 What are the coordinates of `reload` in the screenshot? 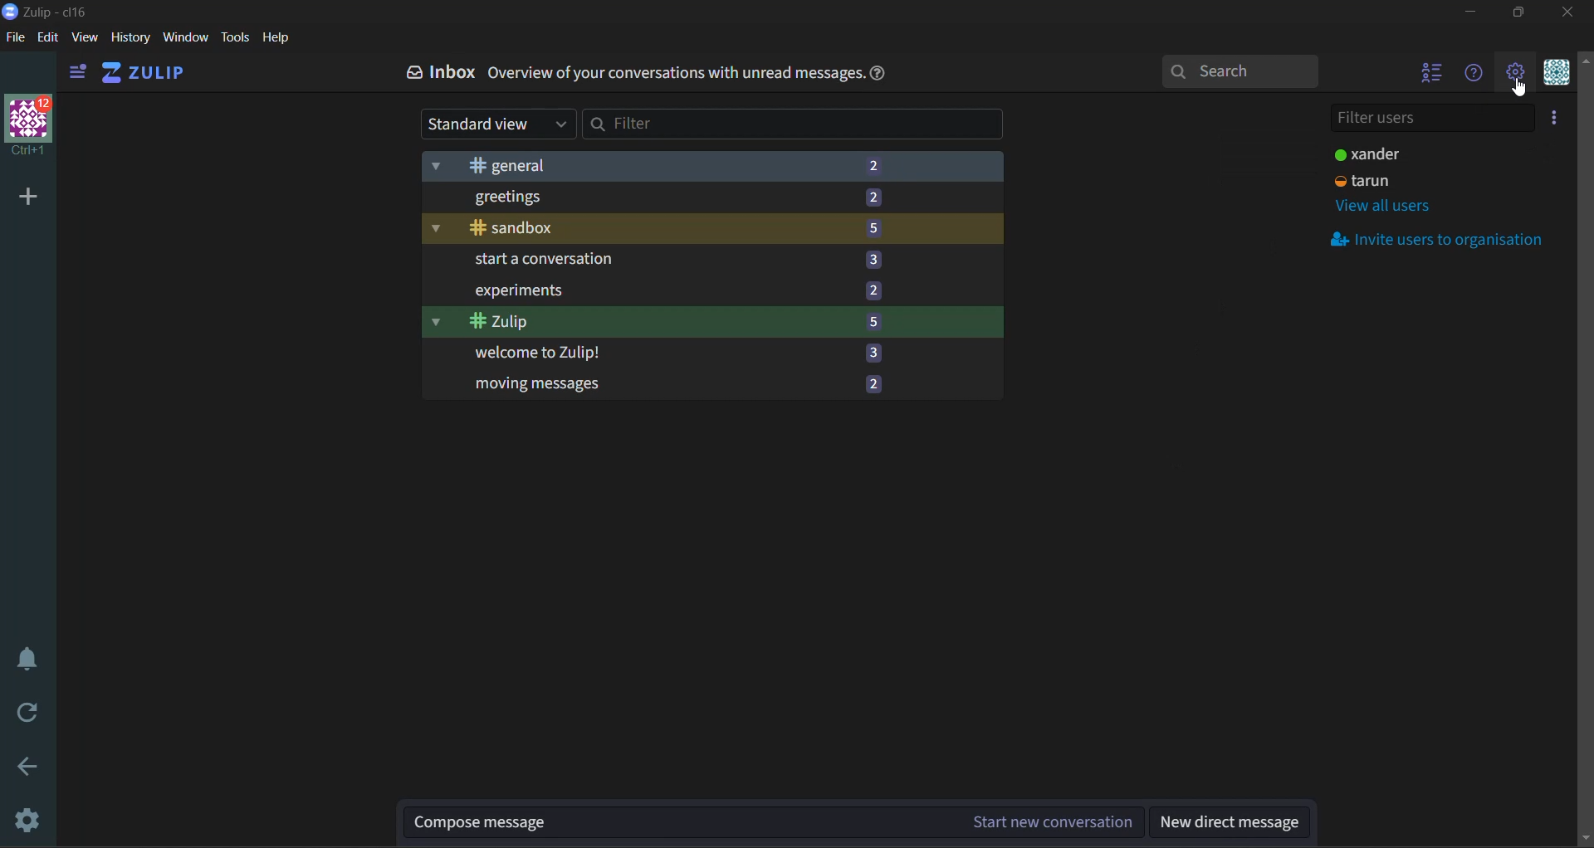 It's located at (22, 714).